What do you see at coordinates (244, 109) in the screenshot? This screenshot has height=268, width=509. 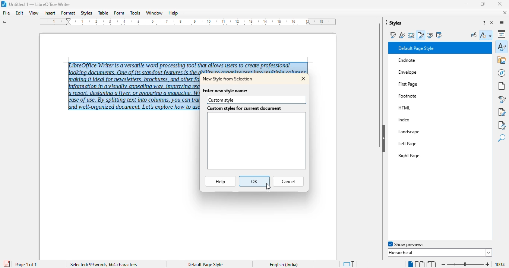 I see `custom styles for current document` at bounding box center [244, 109].